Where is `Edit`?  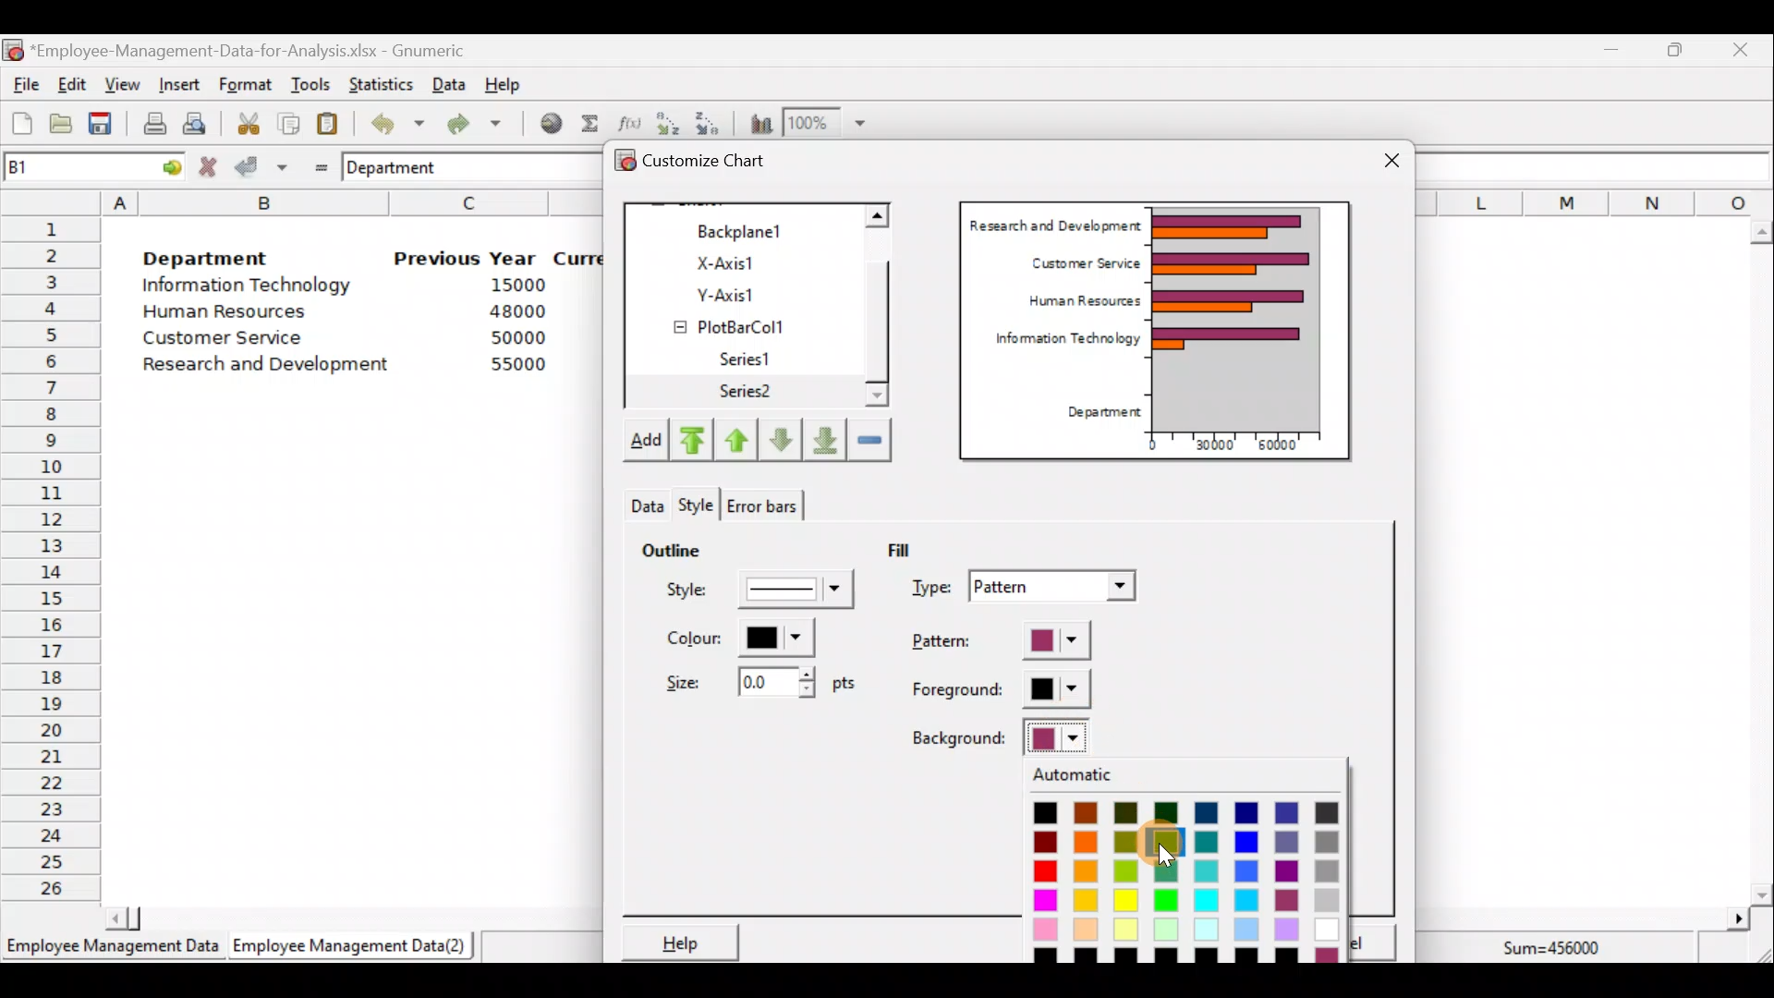
Edit is located at coordinates (73, 86).